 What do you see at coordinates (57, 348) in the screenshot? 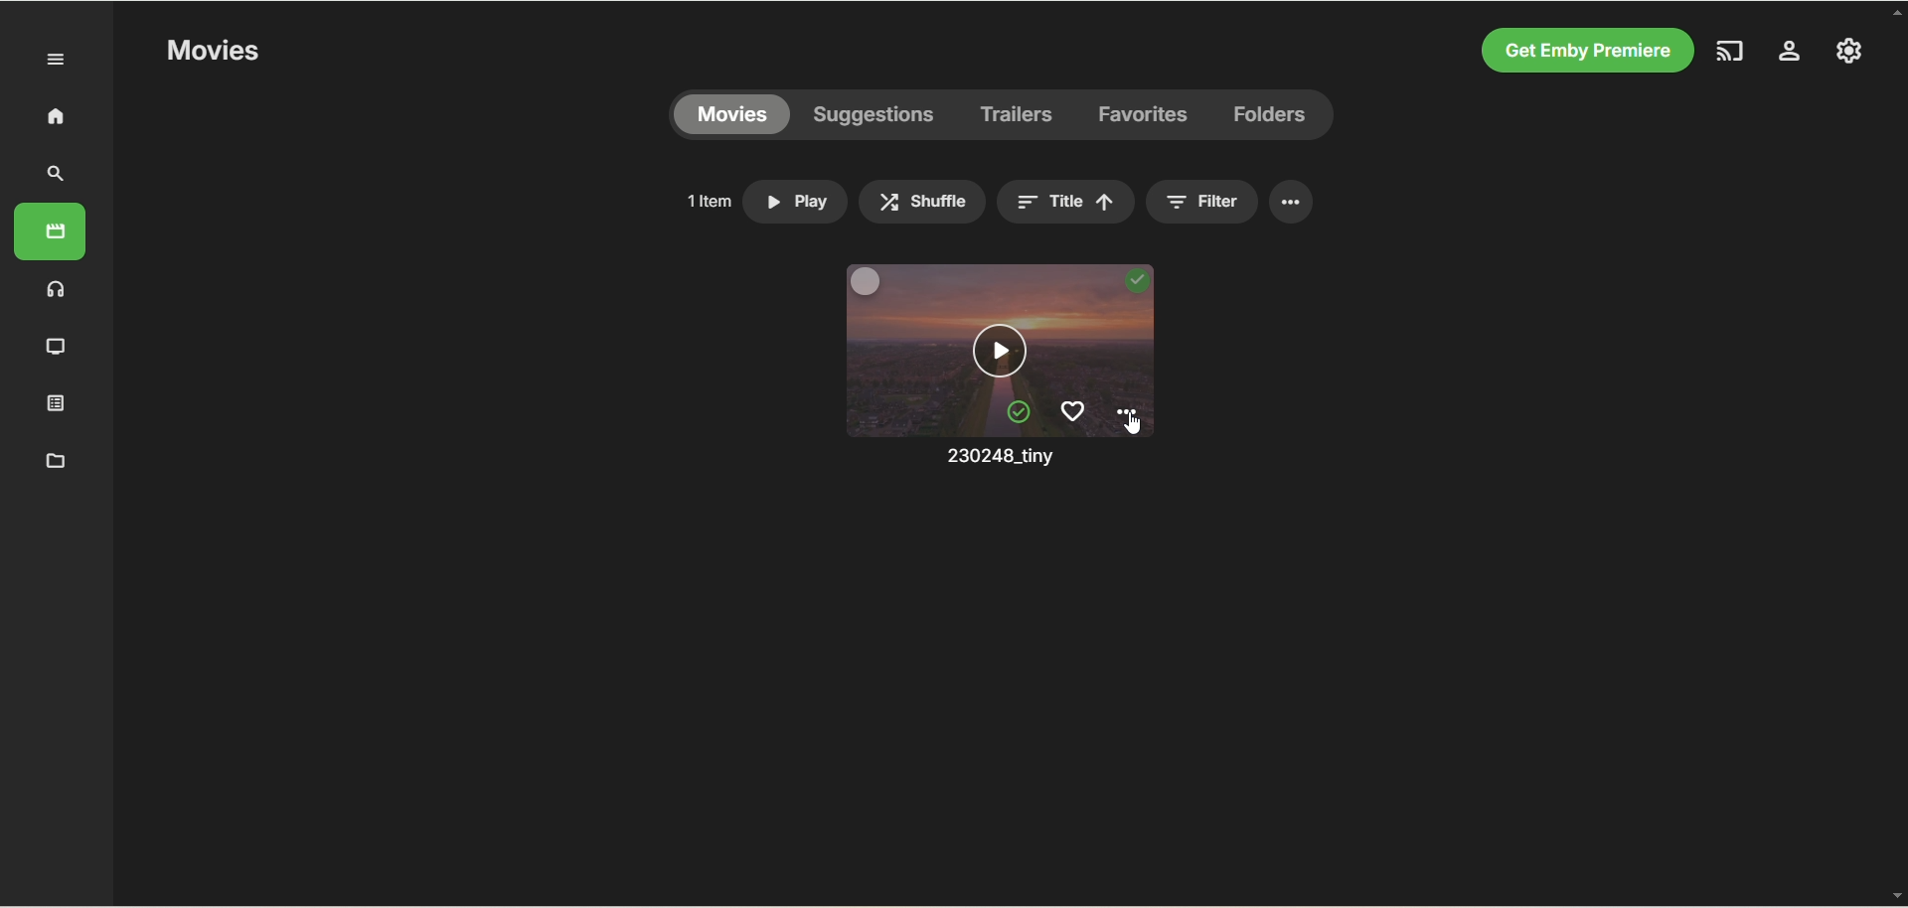
I see `TV shows` at bounding box center [57, 348].